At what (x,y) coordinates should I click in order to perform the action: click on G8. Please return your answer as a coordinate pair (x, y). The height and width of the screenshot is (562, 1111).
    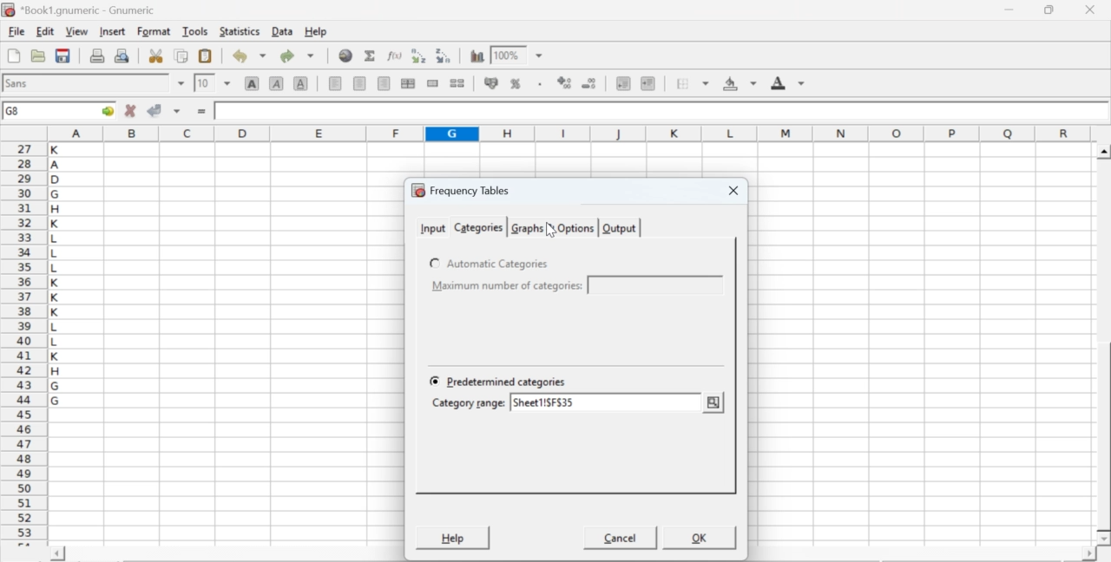
    Looking at the image, I should click on (15, 111).